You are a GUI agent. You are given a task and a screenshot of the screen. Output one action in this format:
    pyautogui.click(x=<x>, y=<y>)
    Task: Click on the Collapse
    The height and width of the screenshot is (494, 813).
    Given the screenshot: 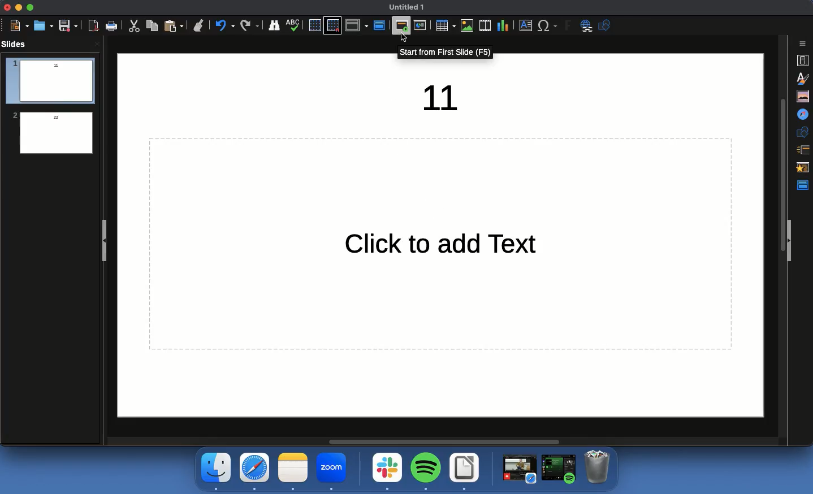 What is the action you would take?
    pyautogui.click(x=794, y=241)
    